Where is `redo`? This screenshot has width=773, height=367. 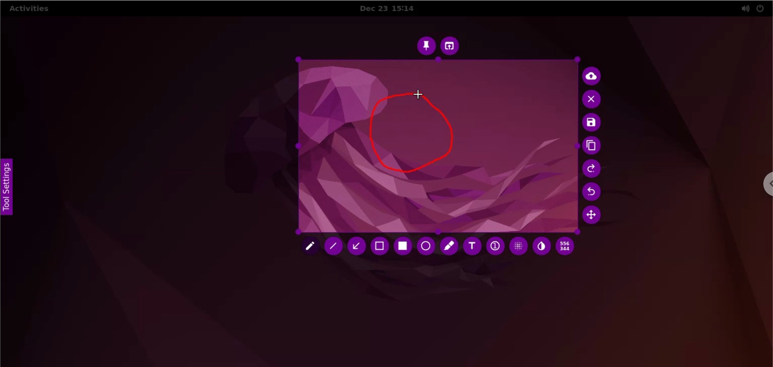
redo is located at coordinates (593, 170).